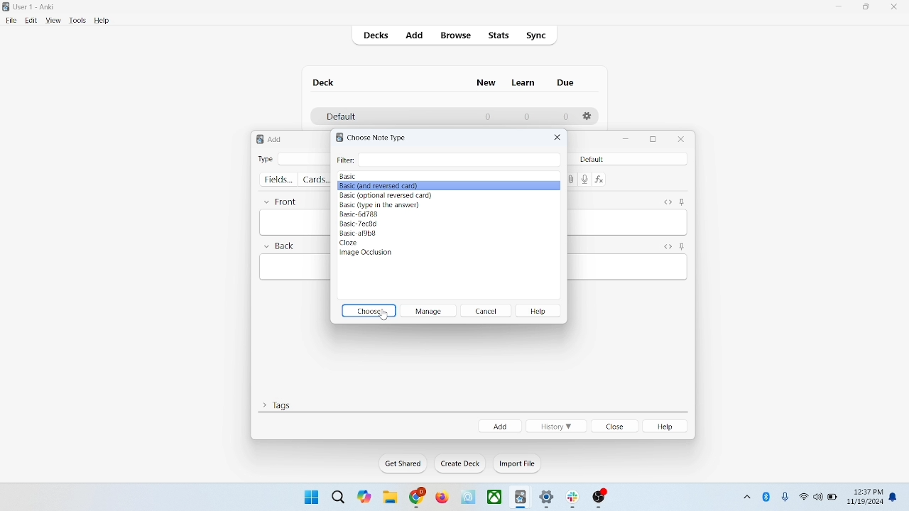  What do you see at coordinates (339, 496) in the screenshot?
I see `search` at bounding box center [339, 496].